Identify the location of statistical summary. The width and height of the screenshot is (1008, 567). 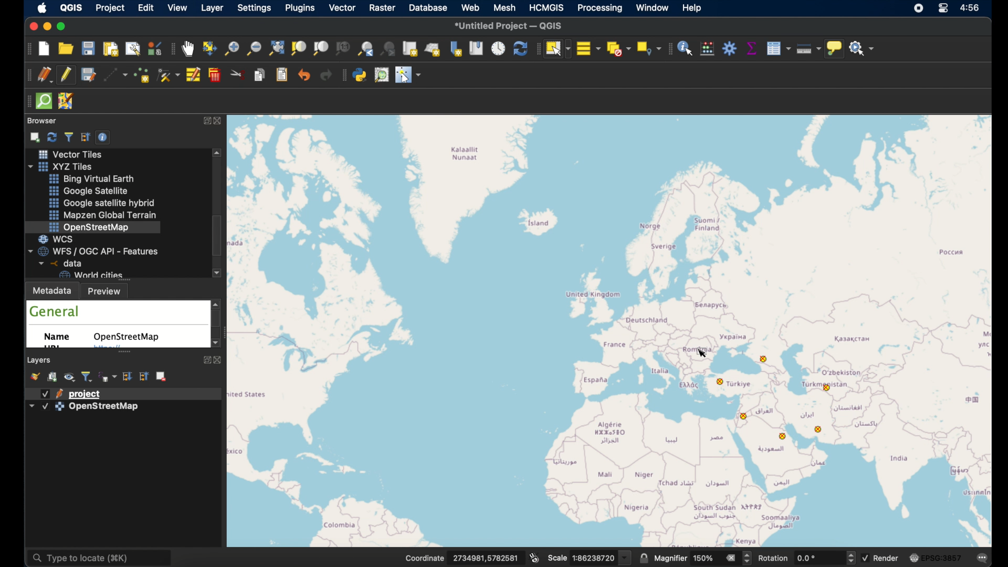
(751, 48).